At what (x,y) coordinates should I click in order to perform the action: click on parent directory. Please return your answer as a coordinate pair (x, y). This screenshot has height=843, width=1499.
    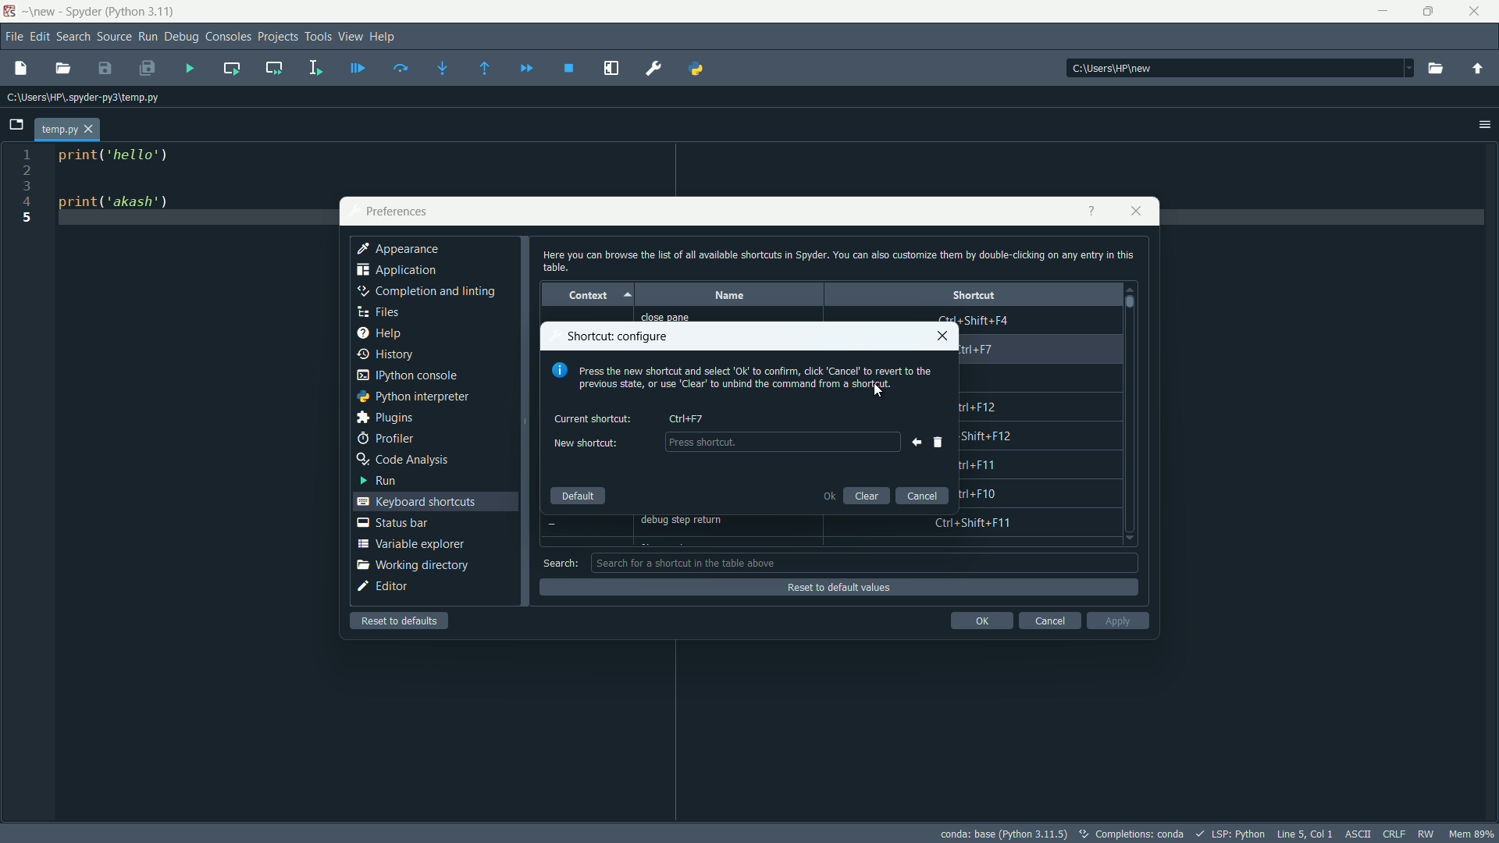
    Looking at the image, I should click on (1477, 71).